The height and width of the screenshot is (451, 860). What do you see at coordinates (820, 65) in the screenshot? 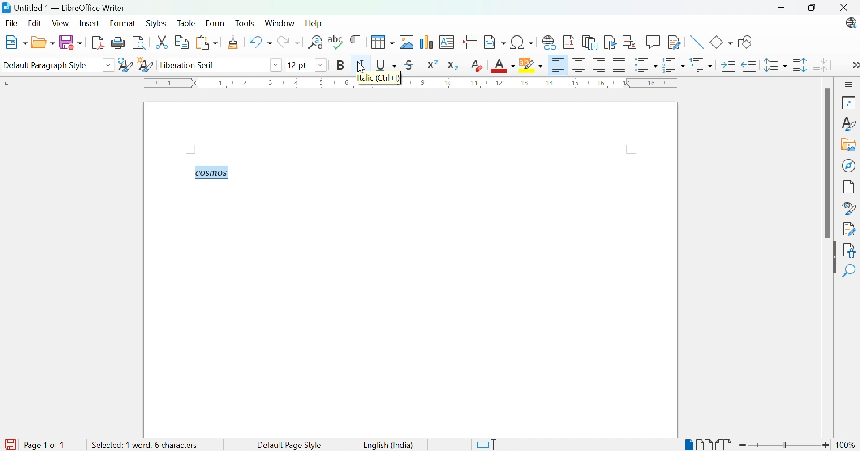
I see `Decrease paragraph spacing` at bounding box center [820, 65].